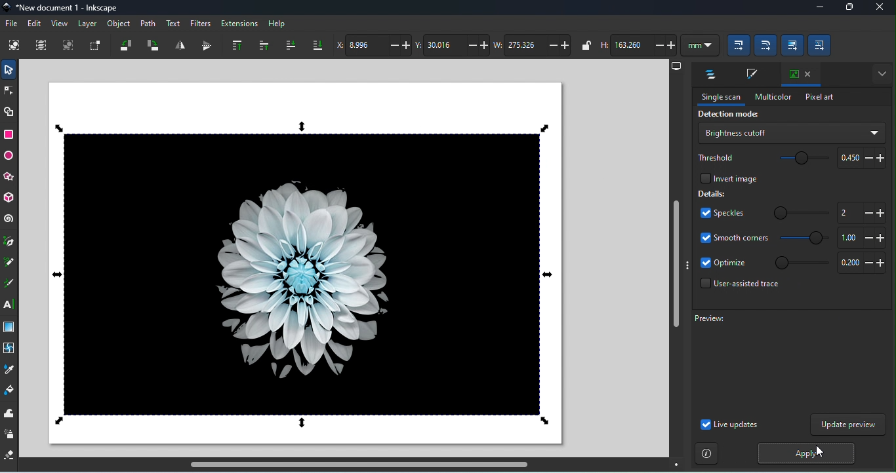 The height and width of the screenshot is (473, 896). I want to click on Single scan, so click(720, 98).